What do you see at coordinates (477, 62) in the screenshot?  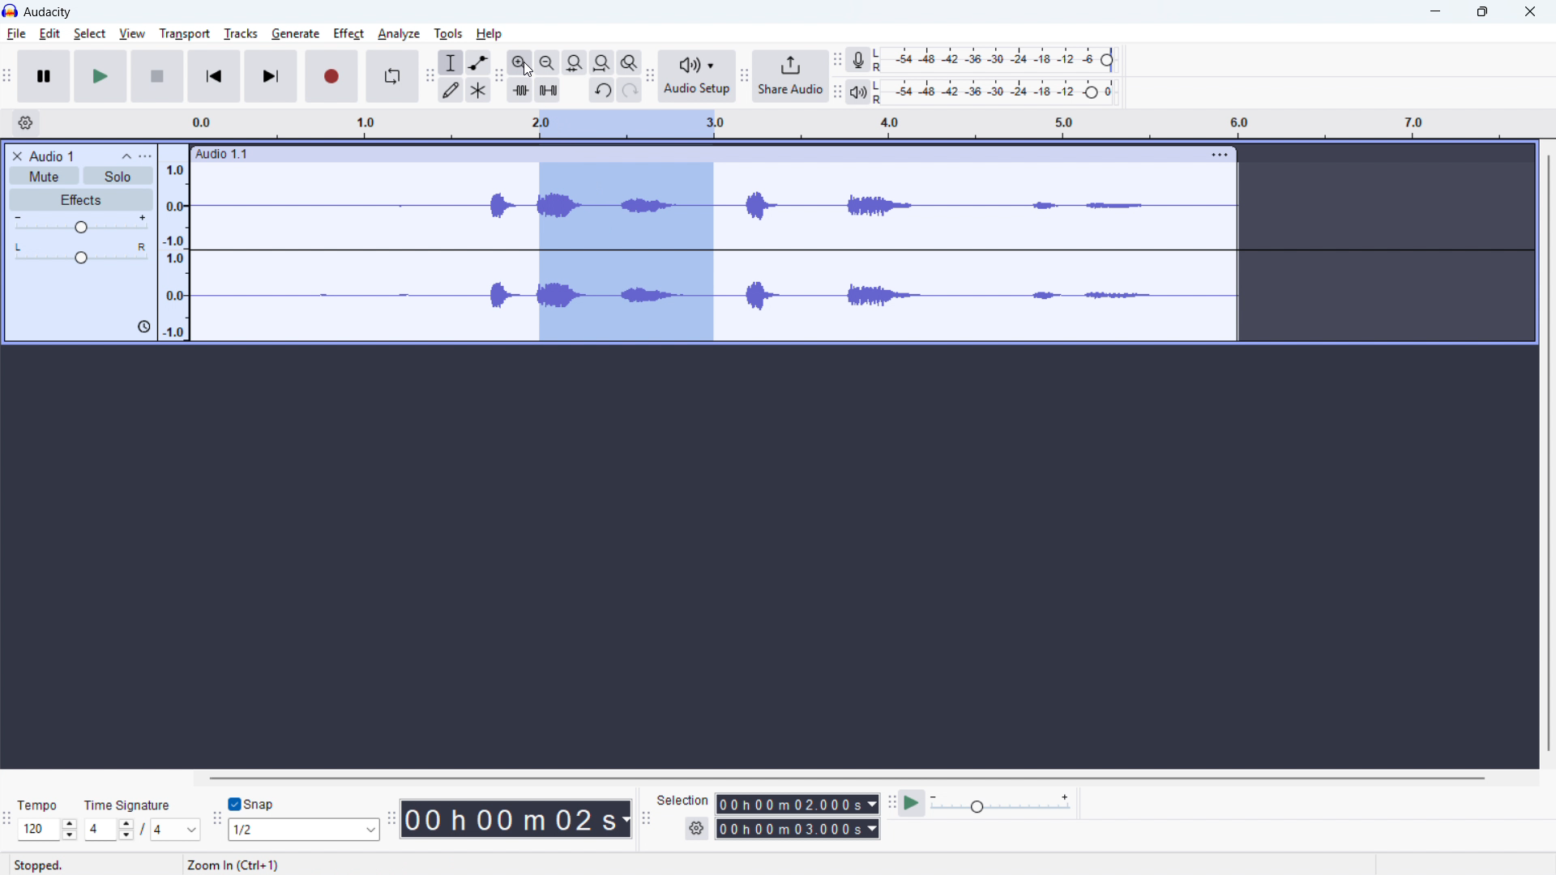 I see `Envelope tool` at bounding box center [477, 62].